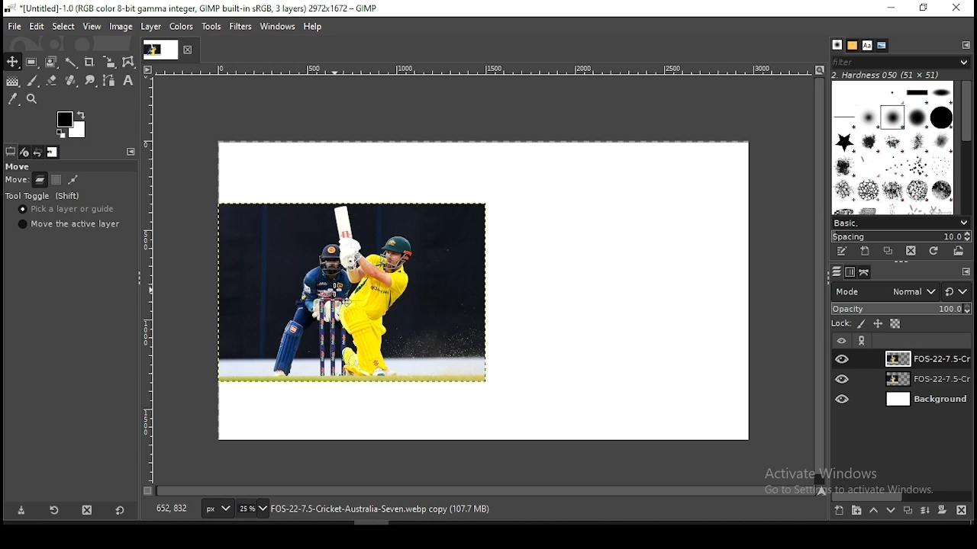 This screenshot has width=977, height=549. I want to click on channels, so click(849, 273).